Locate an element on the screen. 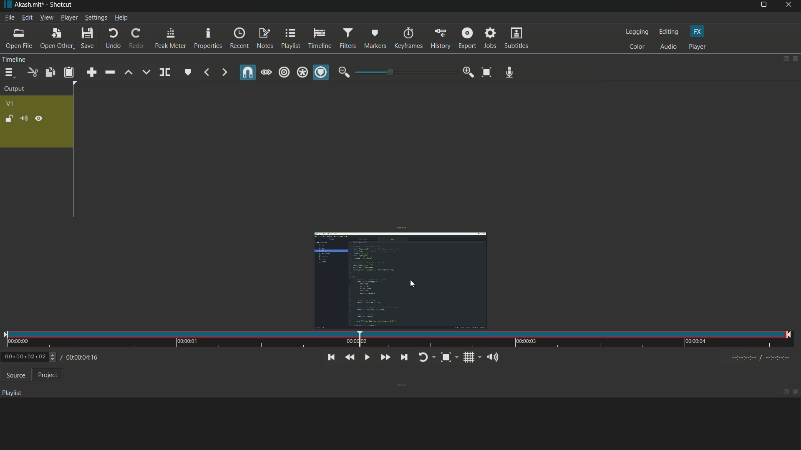 This screenshot has height=450, width=801. Timeline is located at coordinates (30, 59).